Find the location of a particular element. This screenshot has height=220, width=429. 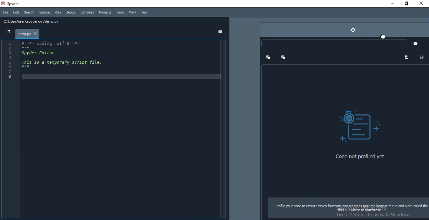

Debug is located at coordinates (71, 13).